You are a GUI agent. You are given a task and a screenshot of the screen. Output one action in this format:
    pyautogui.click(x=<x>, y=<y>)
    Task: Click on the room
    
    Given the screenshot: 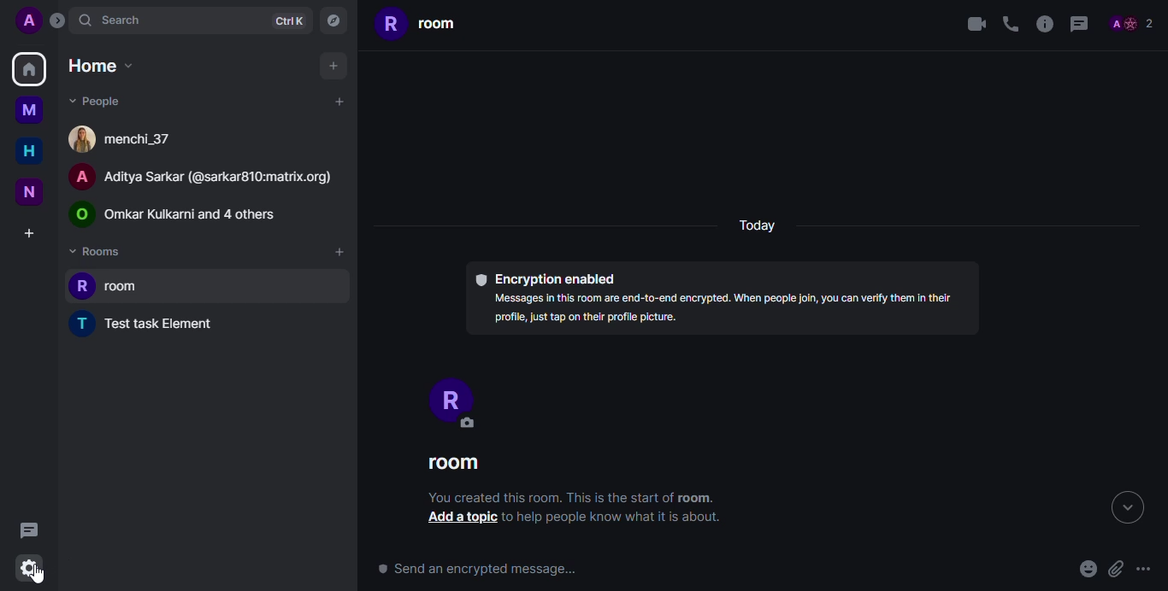 What is the action you would take?
    pyautogui.click(x=109, y=287)
    